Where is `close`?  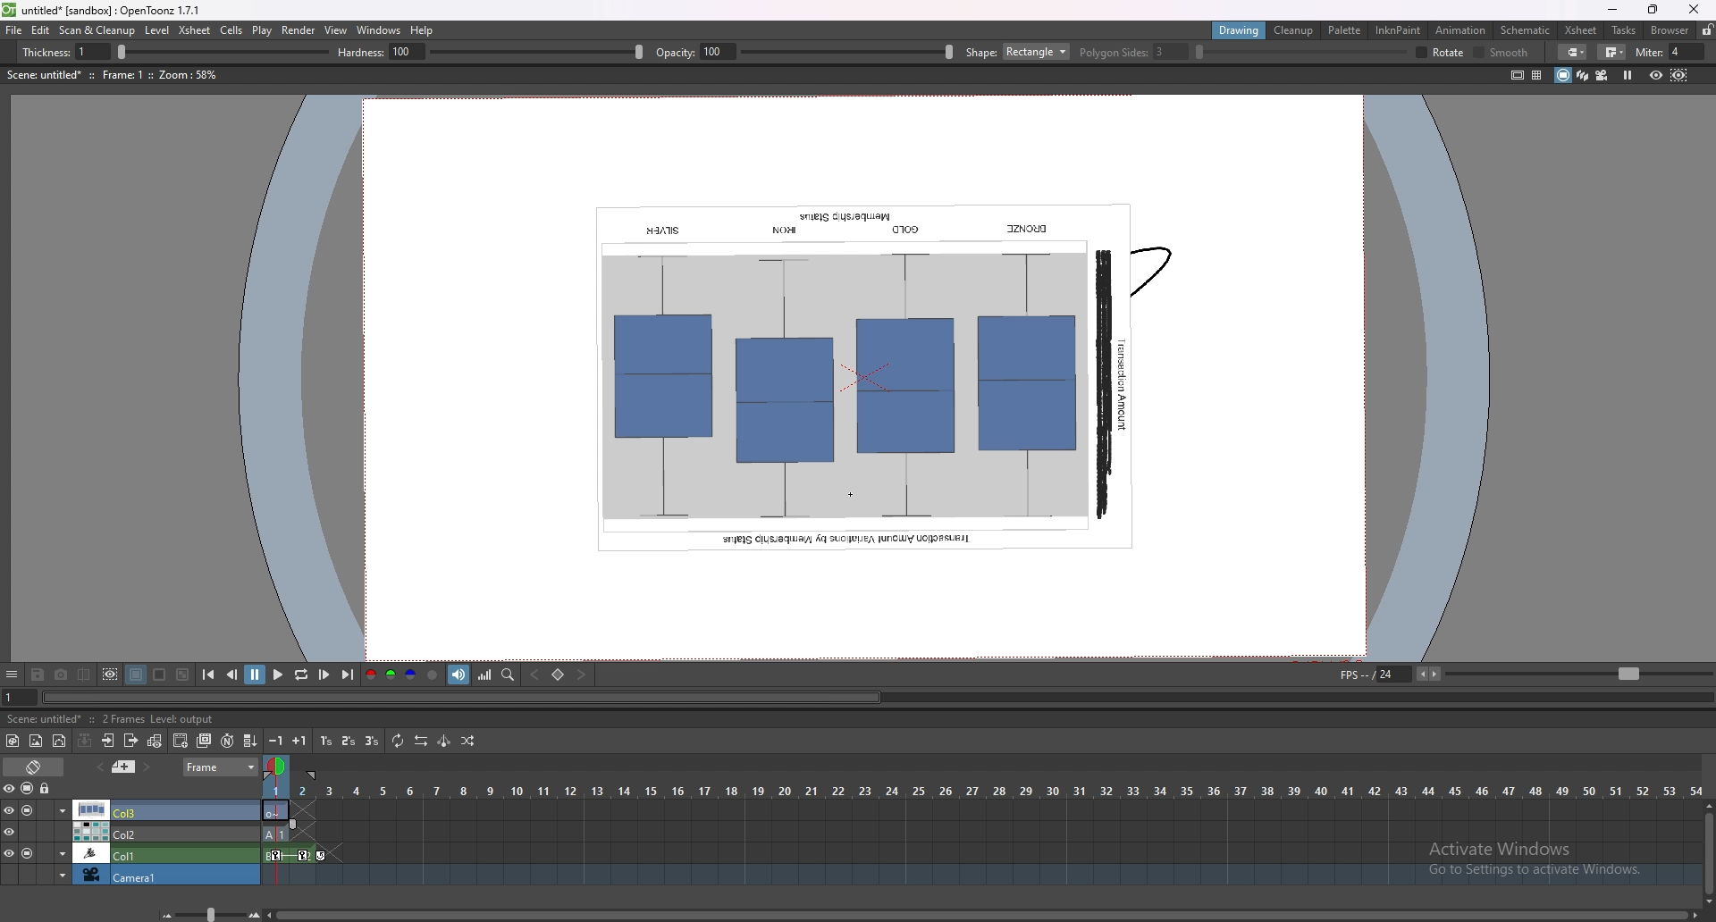 close is located at coordinates (1691, 9).